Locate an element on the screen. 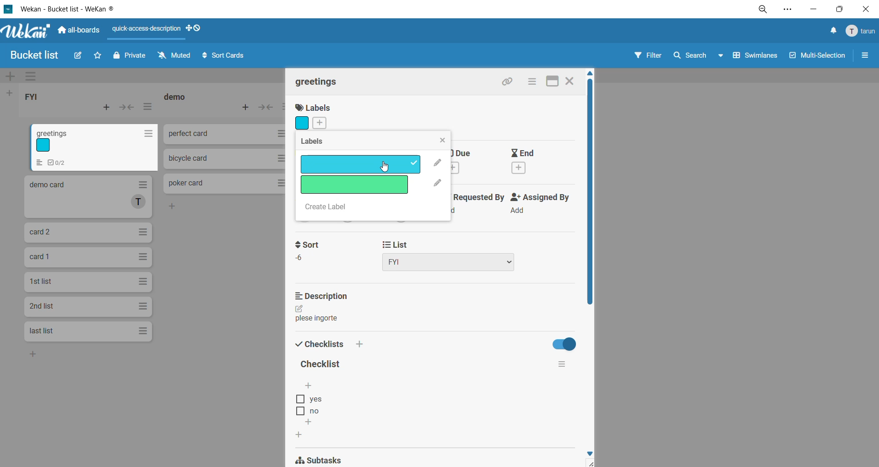  checklist option is located at coordinates (309, 411).